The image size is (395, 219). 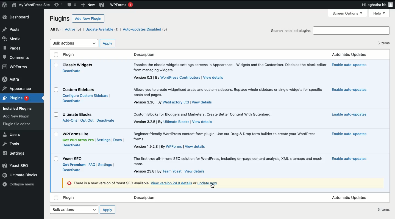 What do you see at coordinates (16, 17) in the screenshot?
I see `Dashboard` at bounding box center [16, 17].